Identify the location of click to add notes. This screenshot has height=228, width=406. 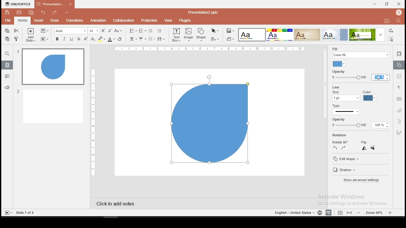
(121, 203).